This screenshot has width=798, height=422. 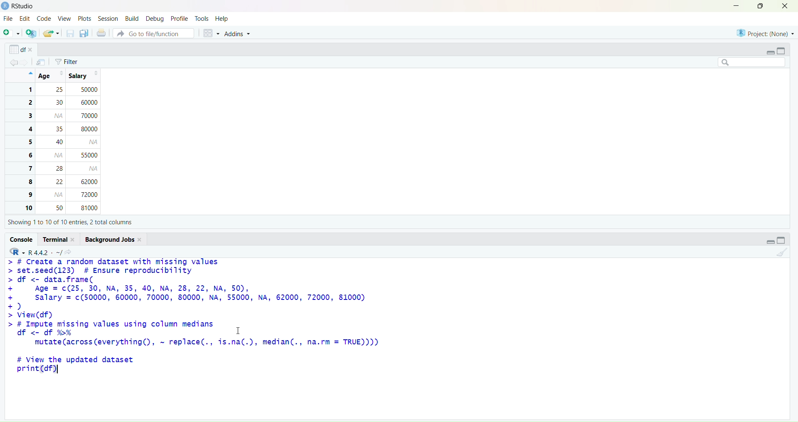 I want to click on filter, so click(x=69, y=62).